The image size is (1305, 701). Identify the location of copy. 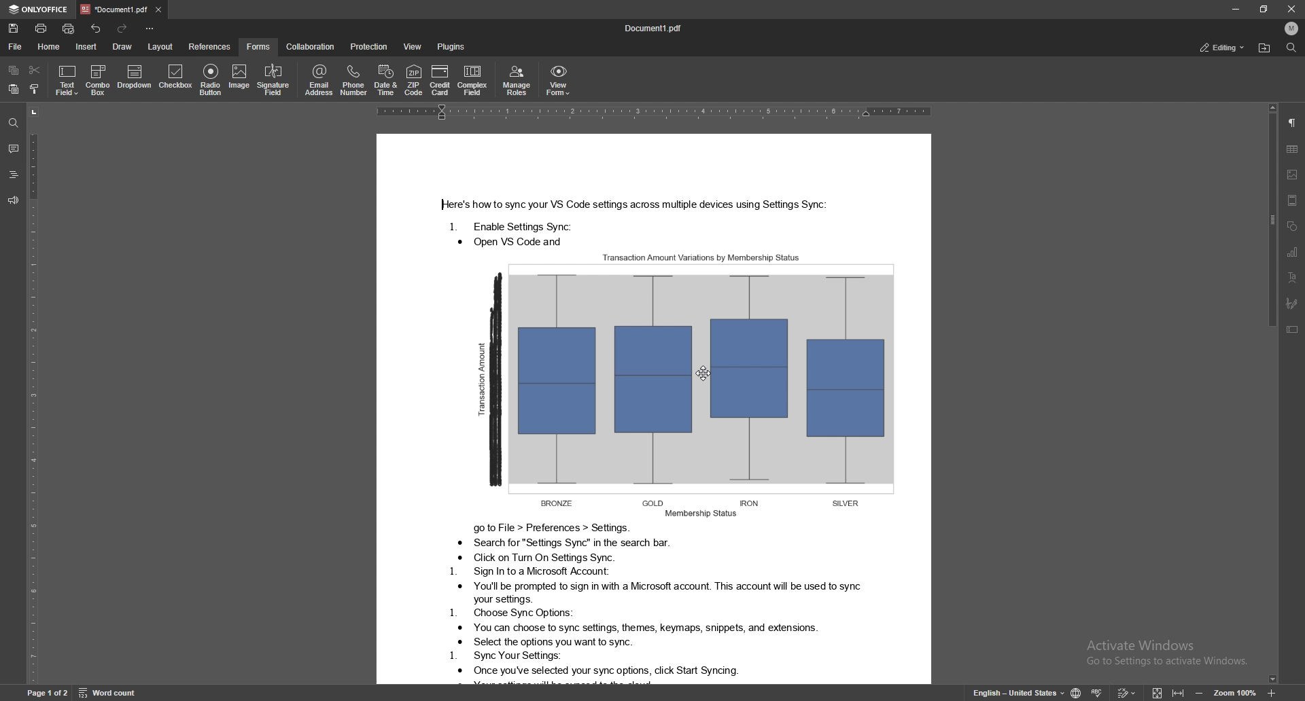
(15, 70).